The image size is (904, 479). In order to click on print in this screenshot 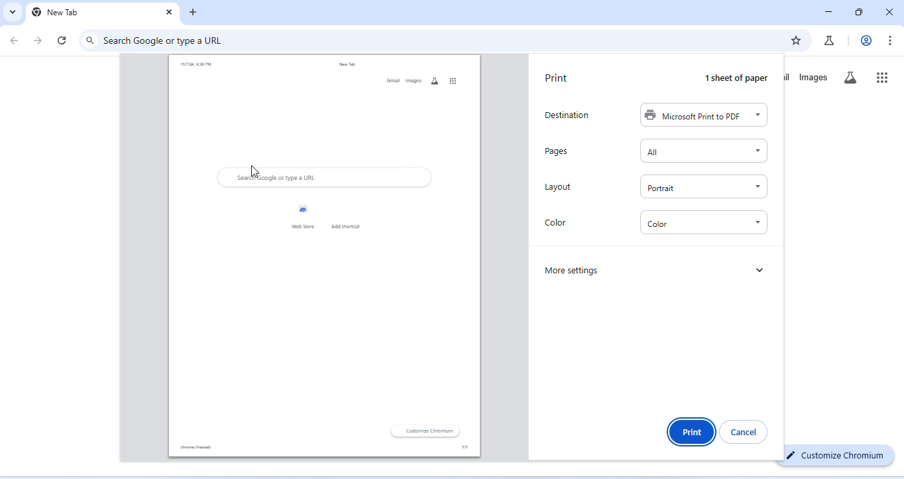, I will do `click(691, 431)`.